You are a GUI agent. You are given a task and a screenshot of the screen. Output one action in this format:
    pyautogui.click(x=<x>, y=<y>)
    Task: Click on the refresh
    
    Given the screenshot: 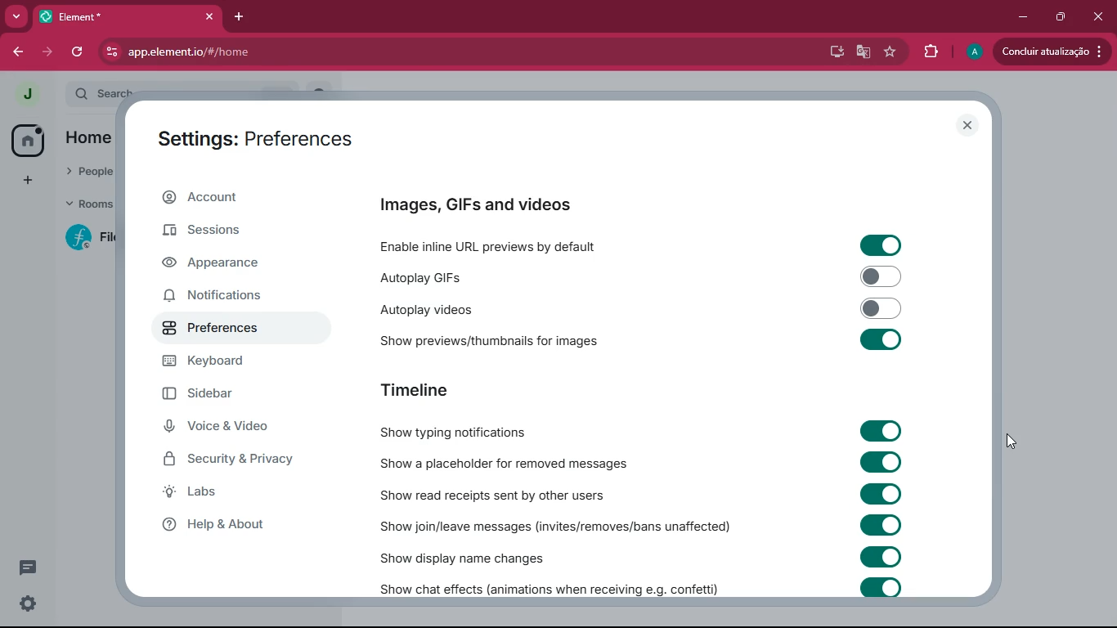 What is the action you would take?
    pyautogui.click(x=79, y=52)
    